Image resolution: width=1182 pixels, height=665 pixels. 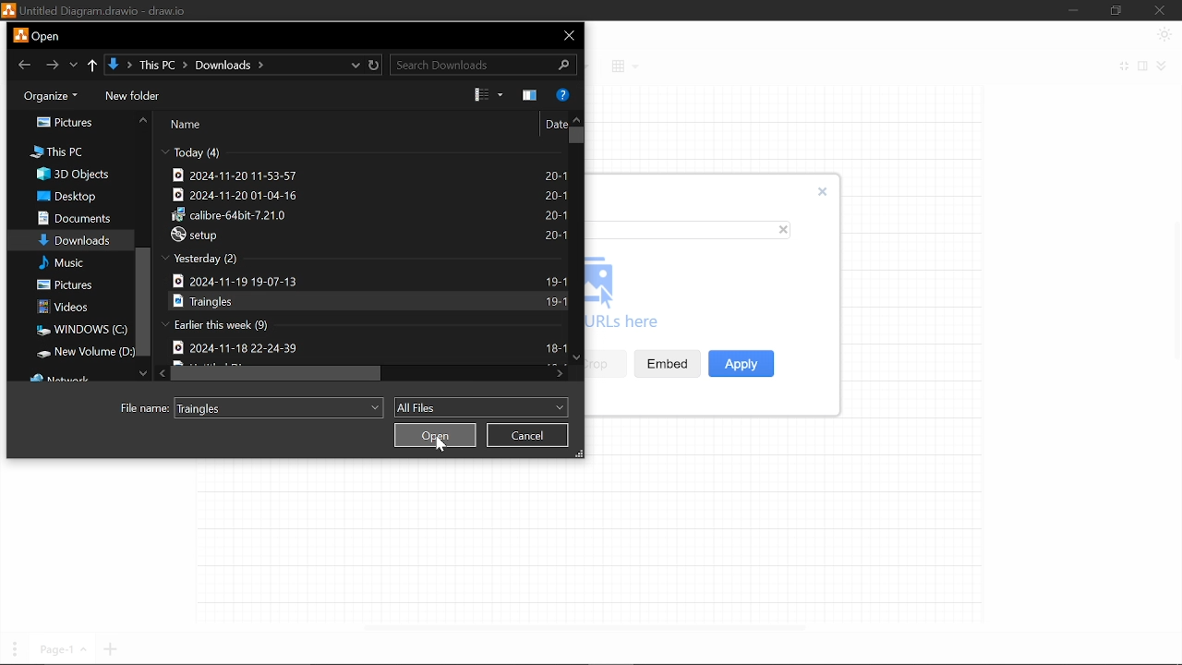 I want to click on File name, so click(x=252, y=408).